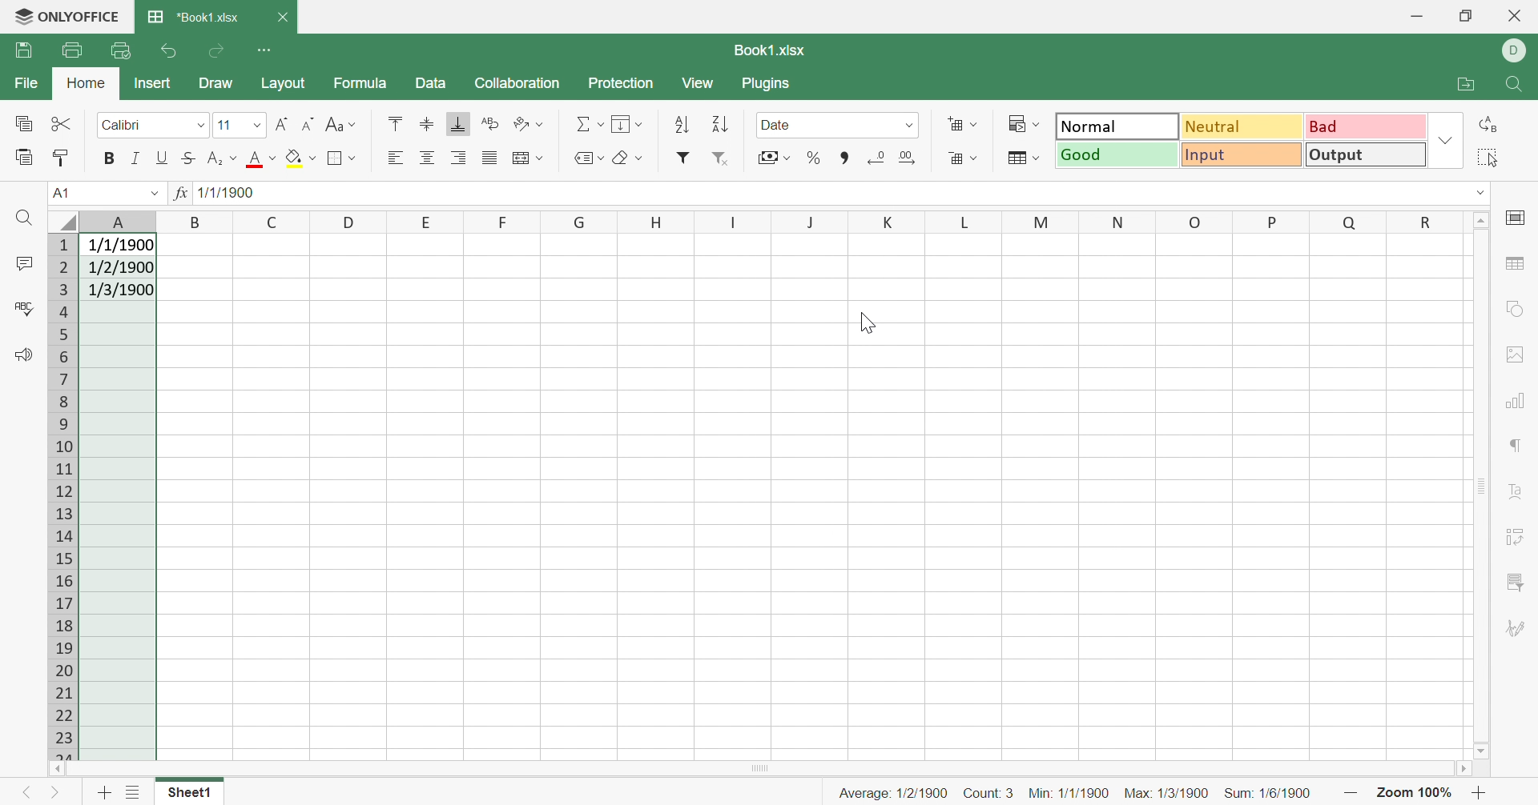 Image resolution: width=1538 pixels, height=805 pixels. Describe the element at coordinates (529, 126) in the screenshot. I see `Orientation` at that location.